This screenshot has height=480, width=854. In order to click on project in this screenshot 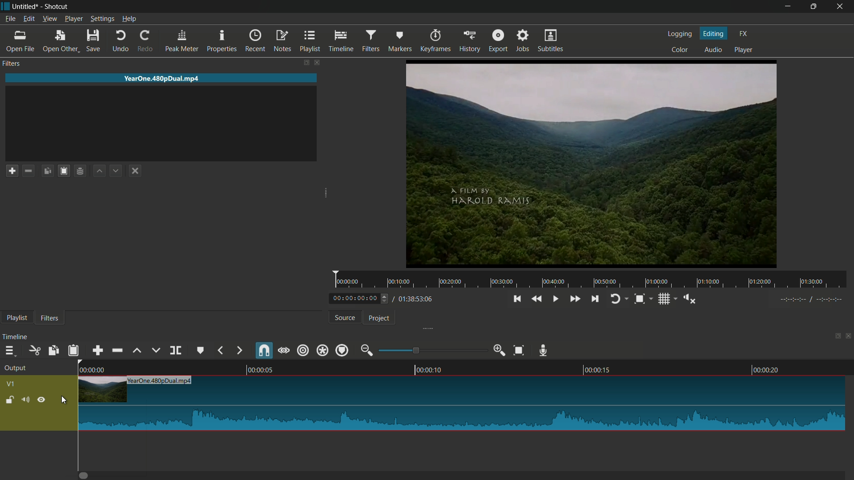, I will do `click(376, 317)`.